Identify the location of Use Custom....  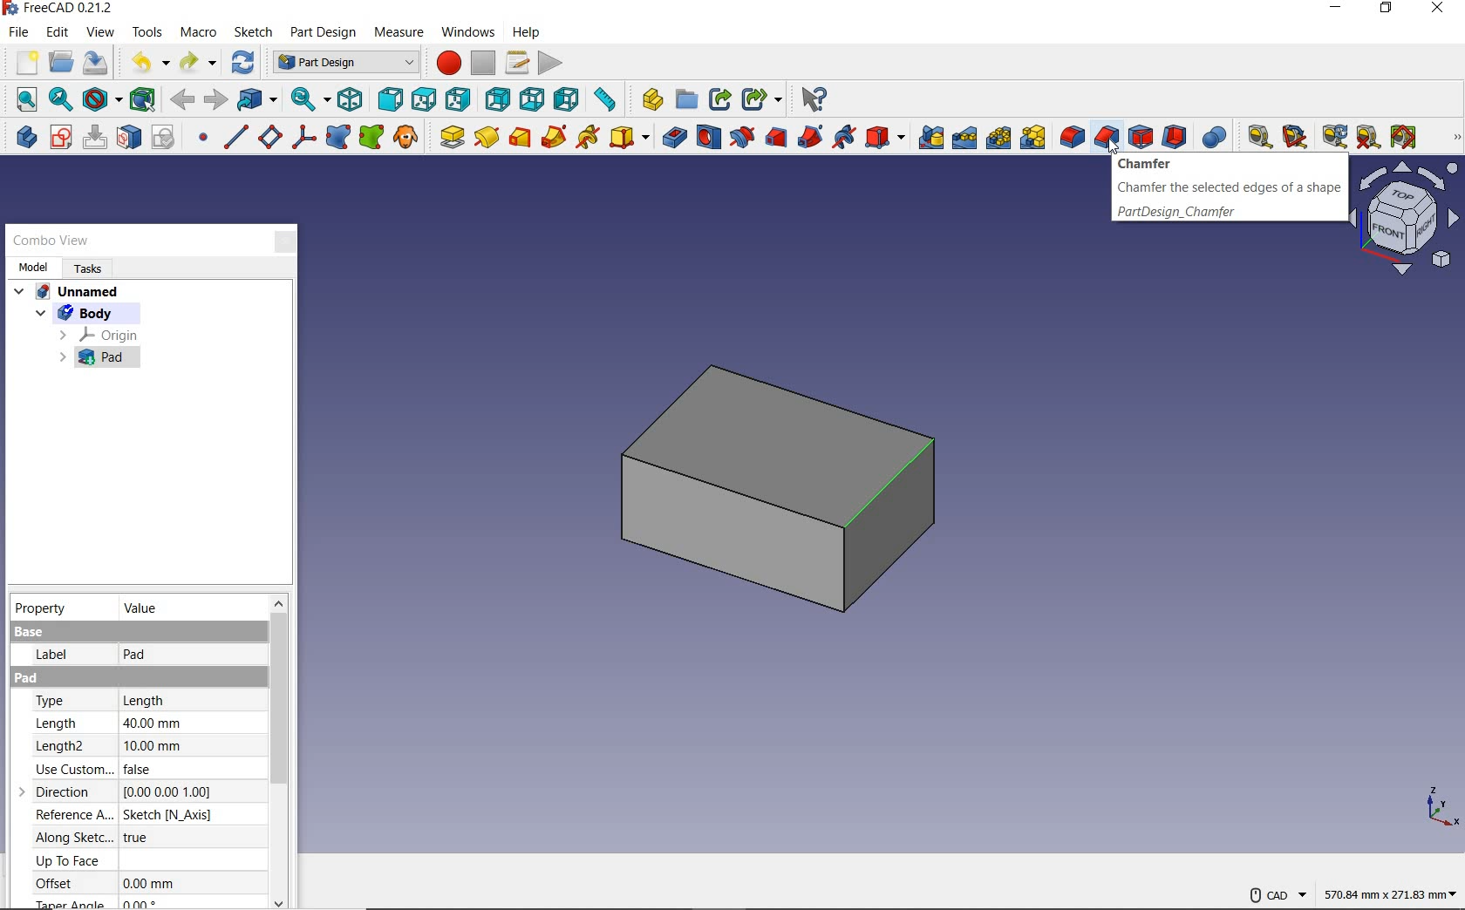
(72, 769).